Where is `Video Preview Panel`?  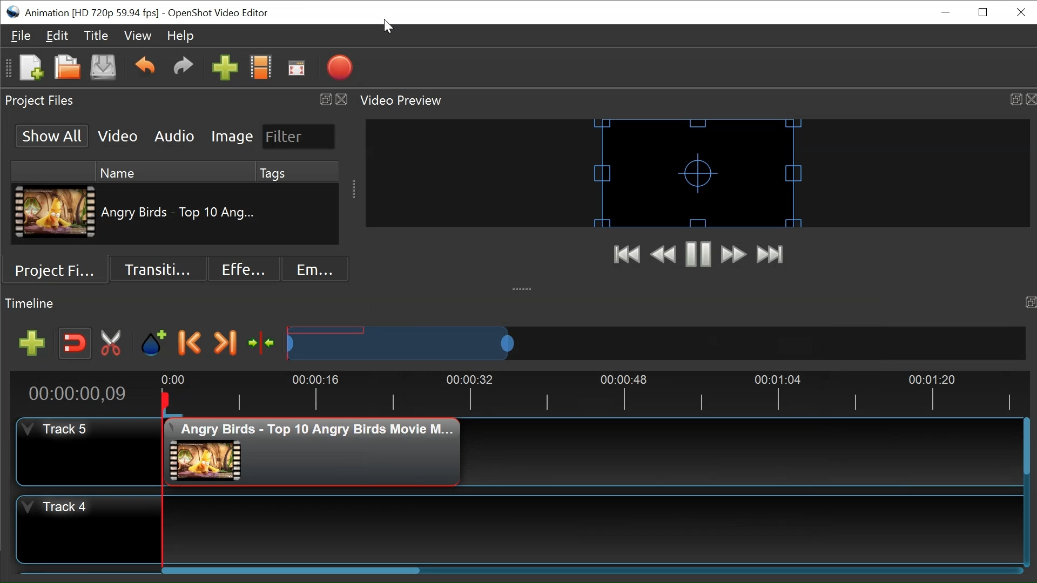
Video Preview Panel is located at coordinates (696, 100).